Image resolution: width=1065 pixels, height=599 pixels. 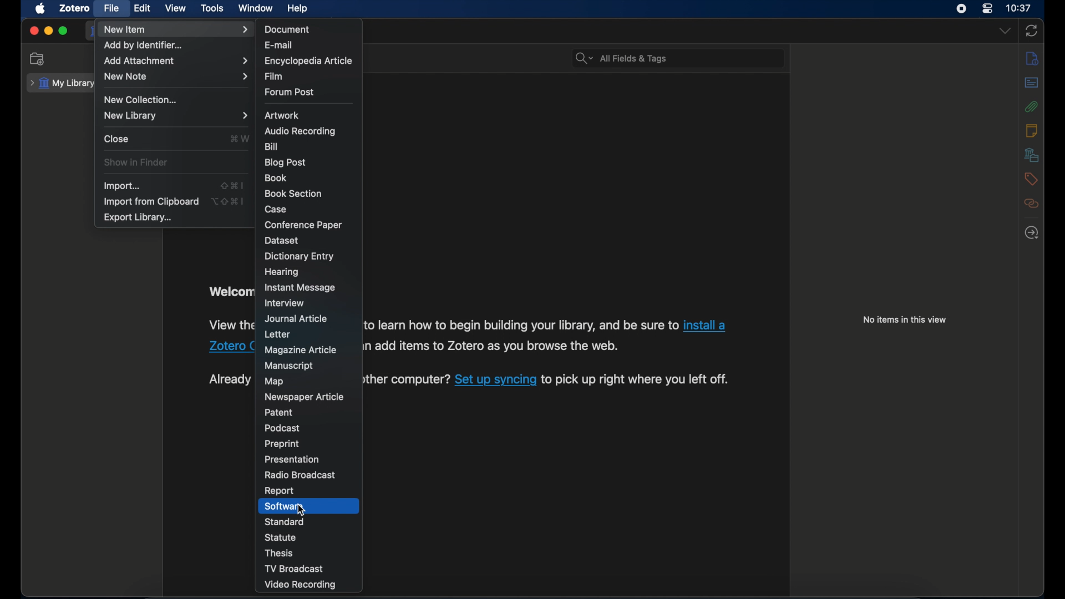 I want to click on Zotero connector link, so click(x=704, y=324).